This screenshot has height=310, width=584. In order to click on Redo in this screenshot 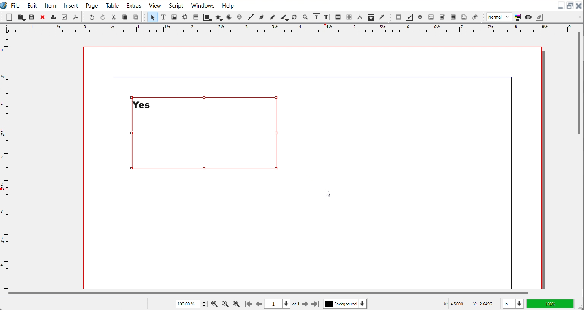, I will do `click(102, 17)`.